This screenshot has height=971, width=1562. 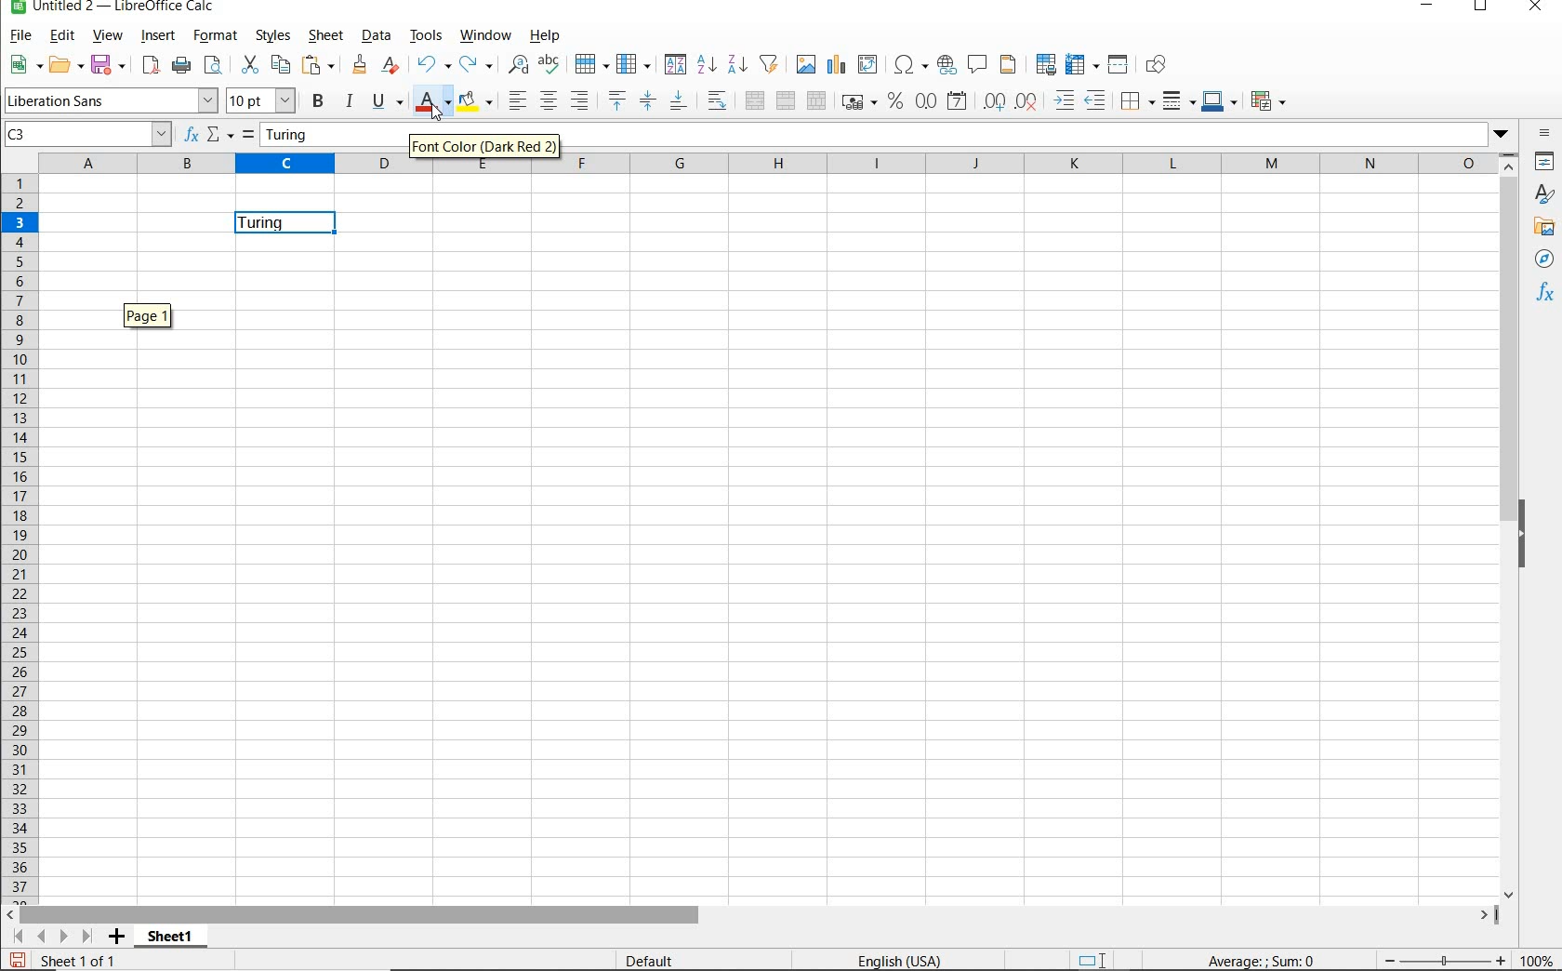 I want to click on RESTORE DOWN, so click(x=1481, y=7).